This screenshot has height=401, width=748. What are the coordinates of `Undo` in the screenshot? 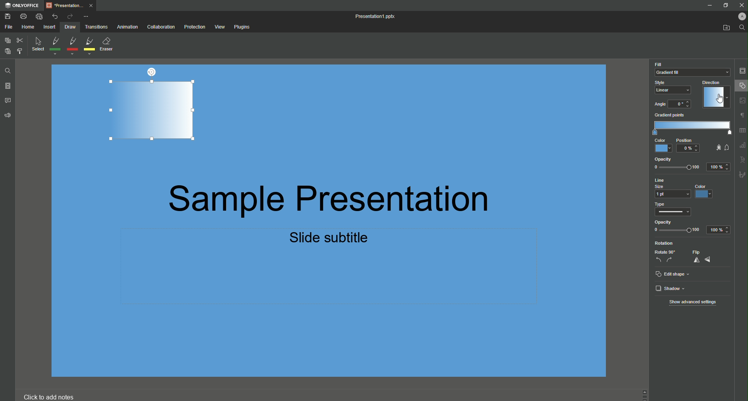 It's located at (55, 15).